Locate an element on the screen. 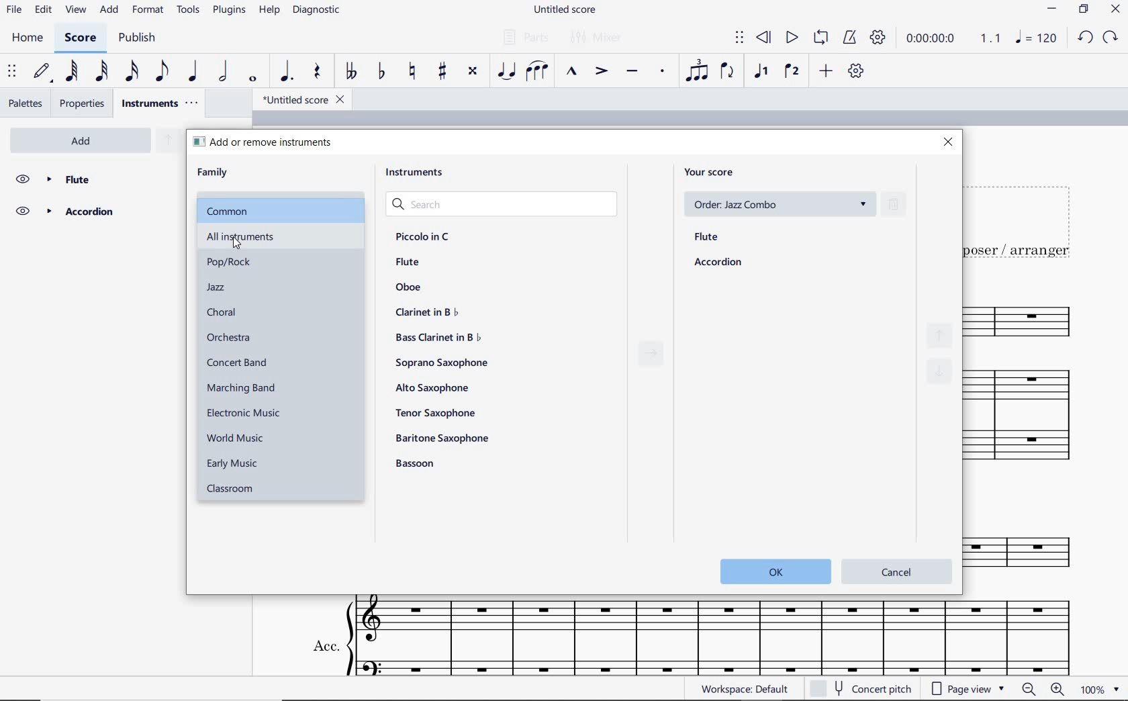 This screenshot has width=1128, height=701. ACC. is located at coordinates (690, 637).